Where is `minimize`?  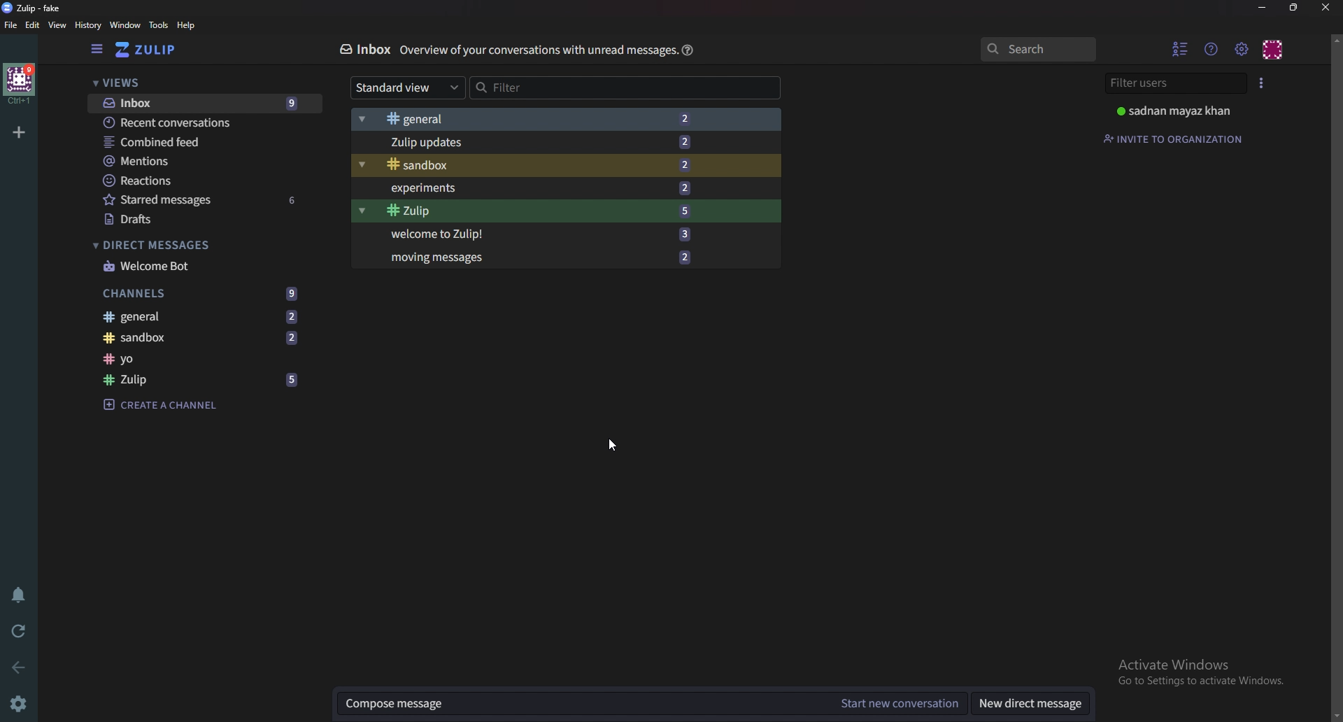 minimize is located at coordinates (1261, 8).